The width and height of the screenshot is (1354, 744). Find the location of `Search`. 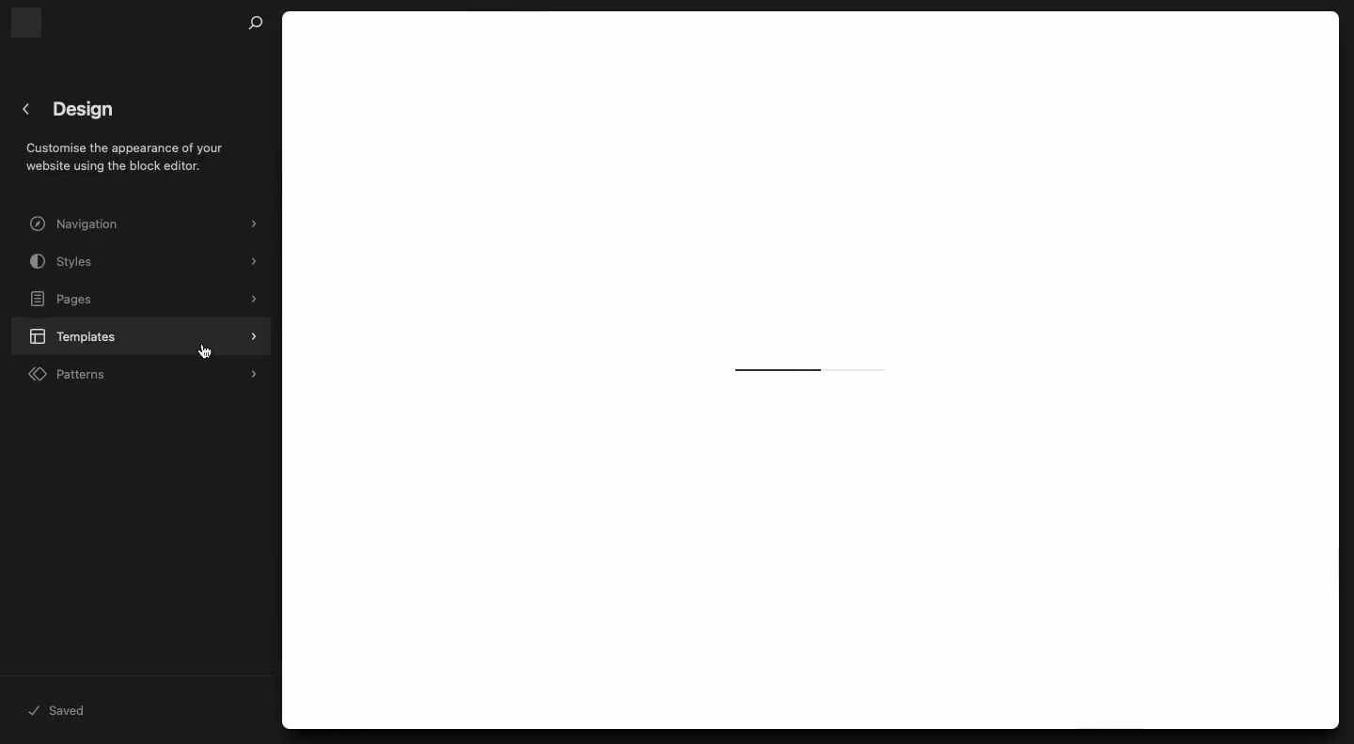

Search is located at coordinates (257, 23).